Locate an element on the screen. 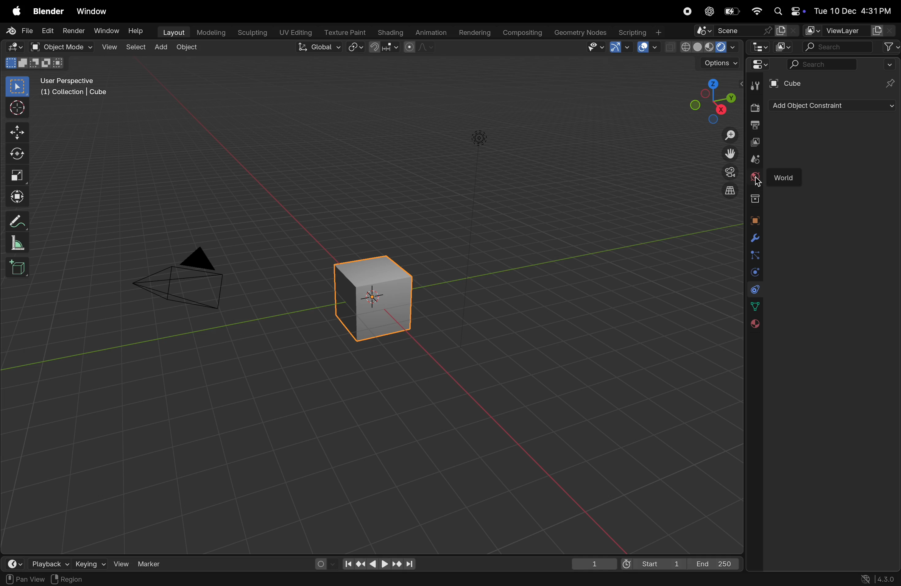  date and time is located at coordinates (852, 9).